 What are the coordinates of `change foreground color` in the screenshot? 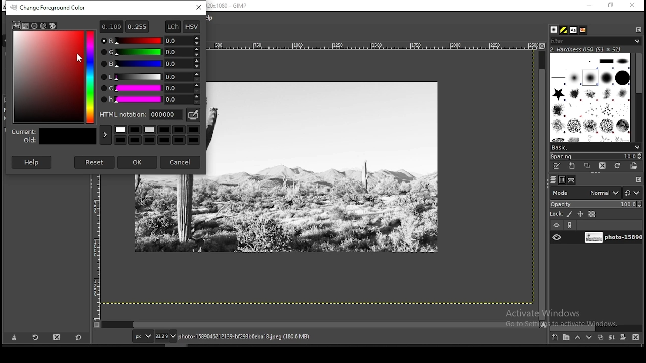 It's located at (48, 7).